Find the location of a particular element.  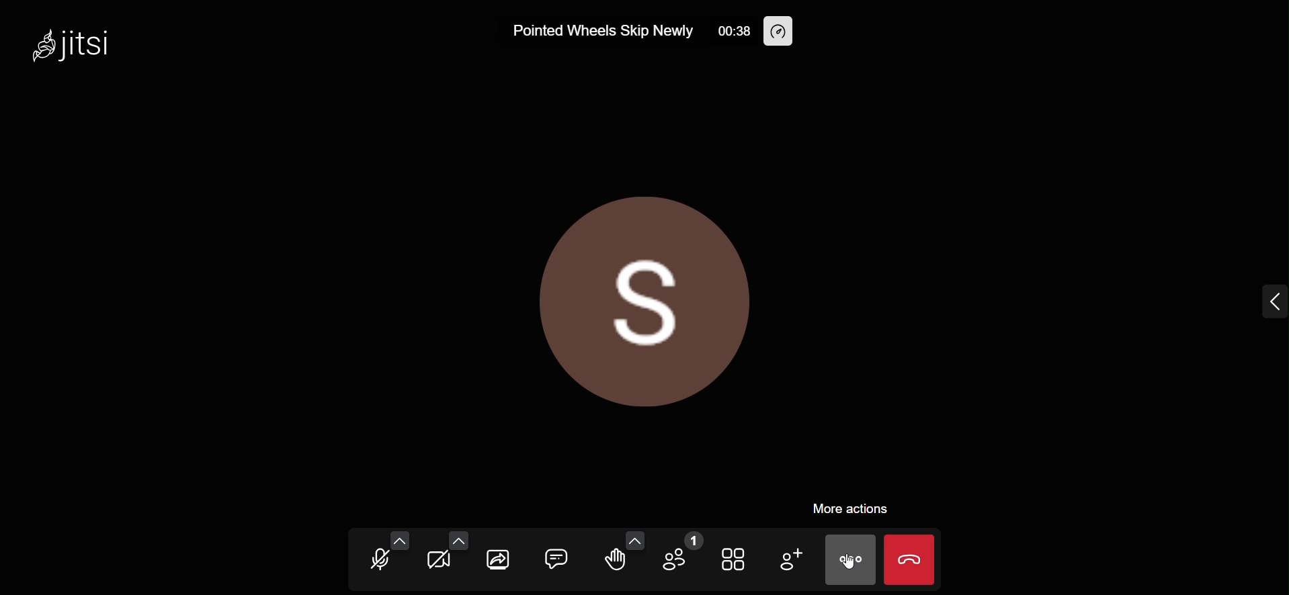

more actions is located at coordinates (850, 561).